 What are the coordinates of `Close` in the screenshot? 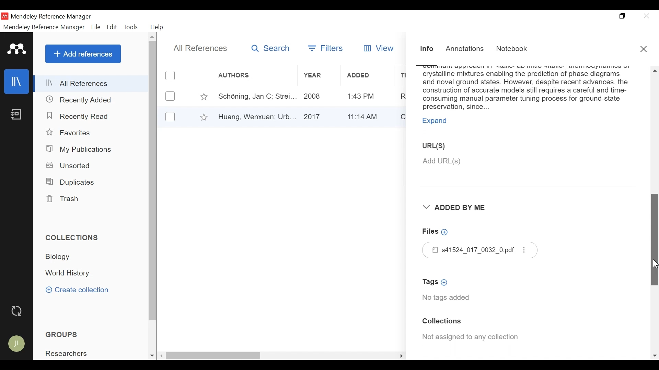 It's located at (644, 49).